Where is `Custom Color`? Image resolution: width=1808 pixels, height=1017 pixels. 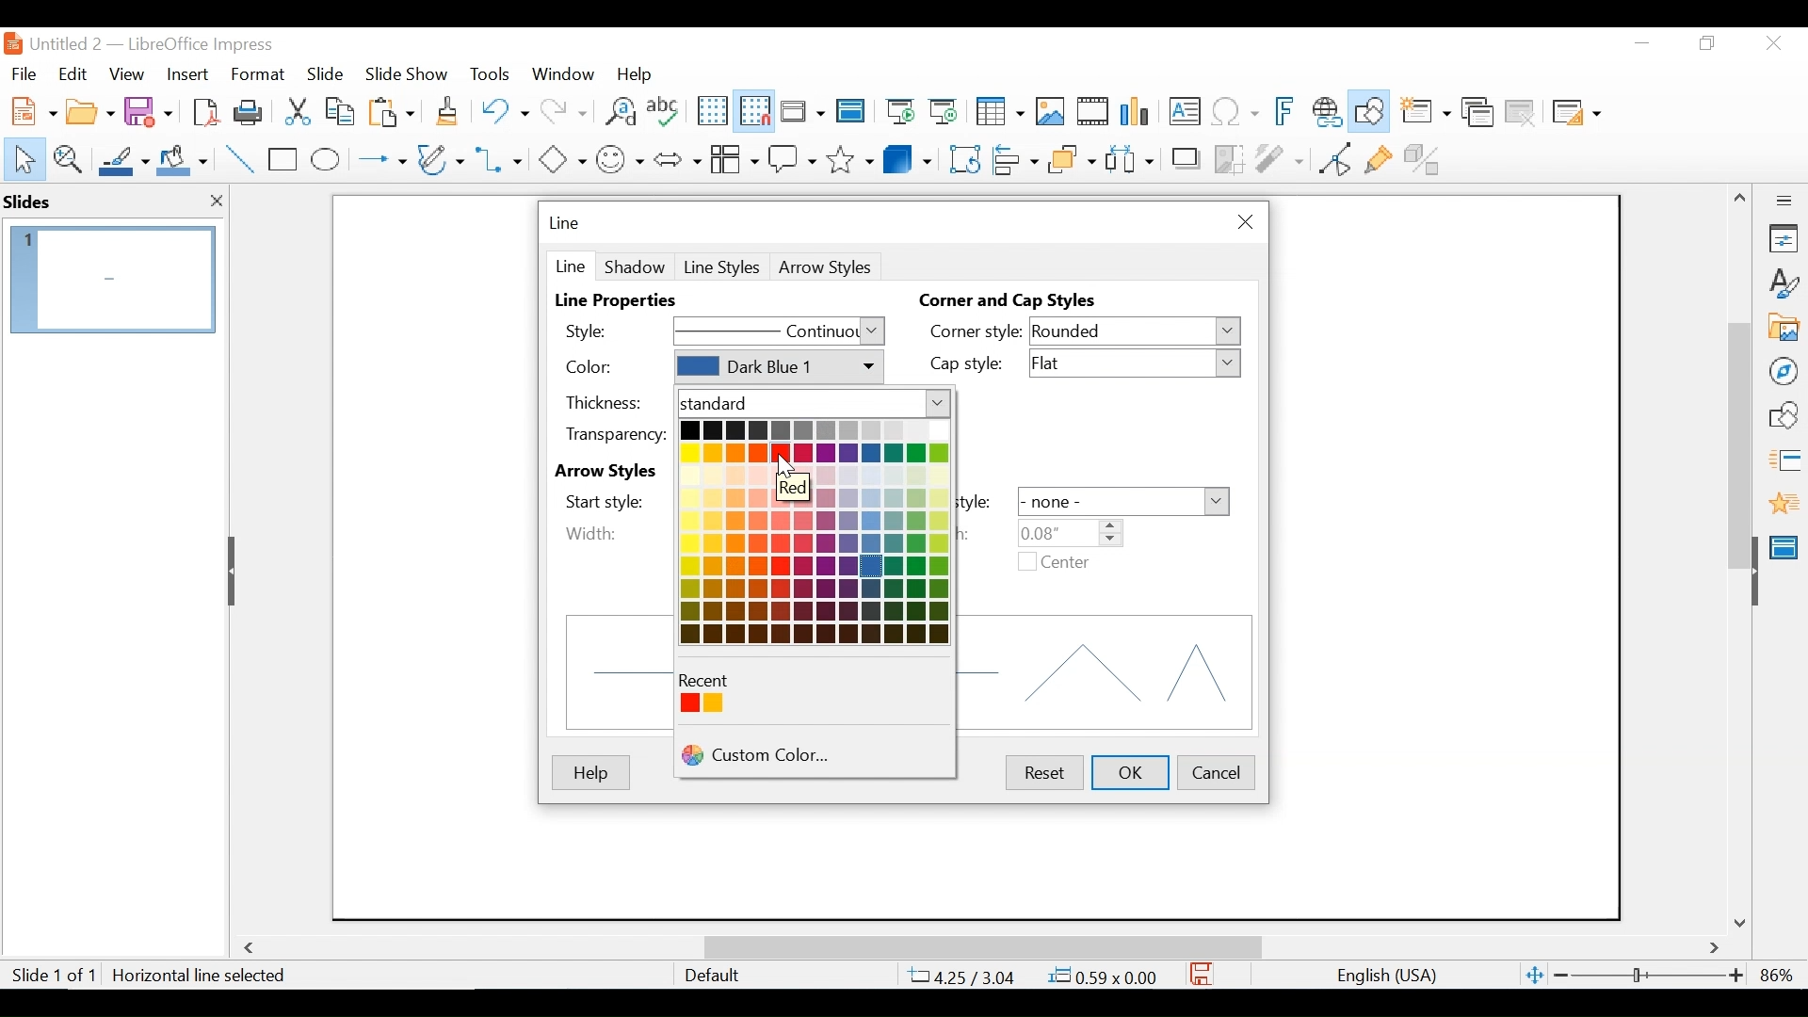 Custom Color is located at coordinates (815, 756).